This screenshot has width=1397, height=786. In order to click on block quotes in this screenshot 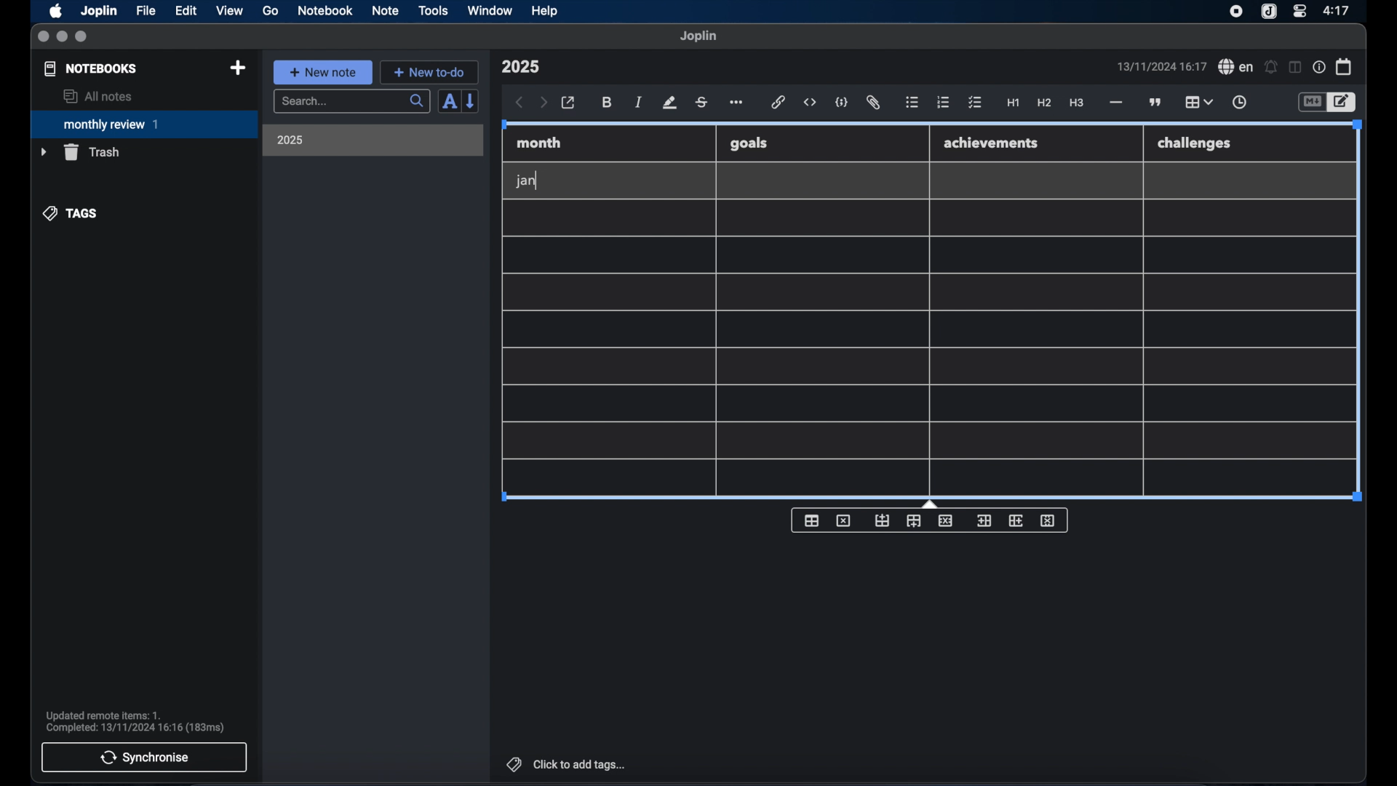, I will do `click(1156, 103)`.